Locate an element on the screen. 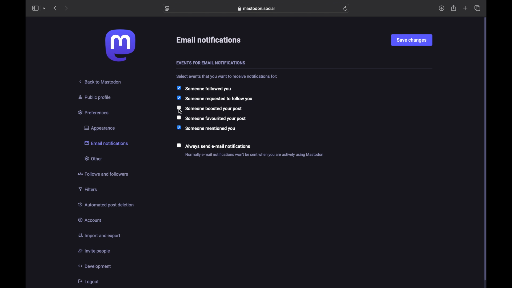 This screenshot has height=288, width=512. tab group picker is located at coordinates (44, 8).